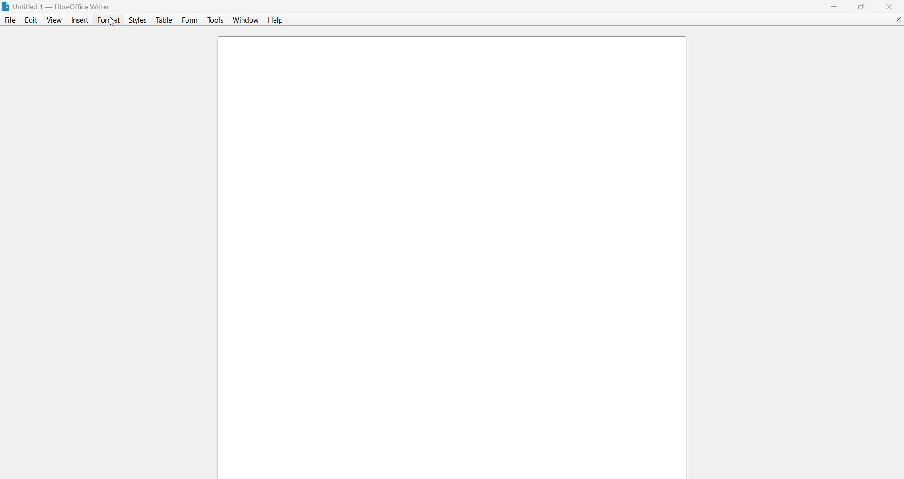  What do you see at coordinates (164, 21) in the screenshot?
I see `table` at bounding box center [164, 21].